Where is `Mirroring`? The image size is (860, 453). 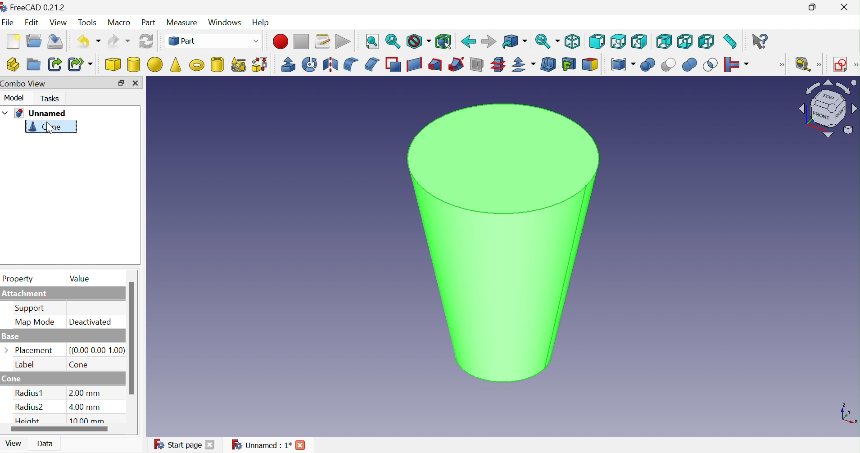 Mirroring is located at coordinates (331, 65).